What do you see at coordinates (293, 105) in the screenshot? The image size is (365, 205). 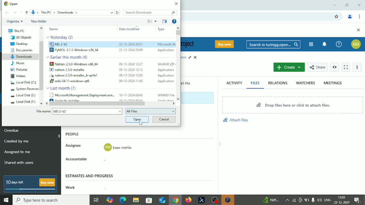 I see `Drop files here or click to attach files` at bounding box center [293, 105].